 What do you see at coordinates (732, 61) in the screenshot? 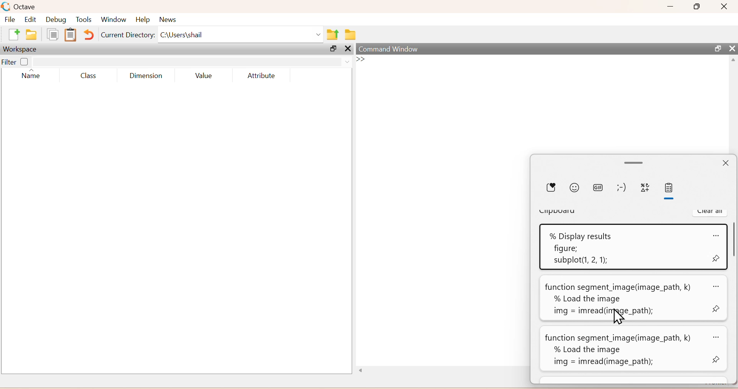
I see `scroll up` at bounding box center [732, 61].